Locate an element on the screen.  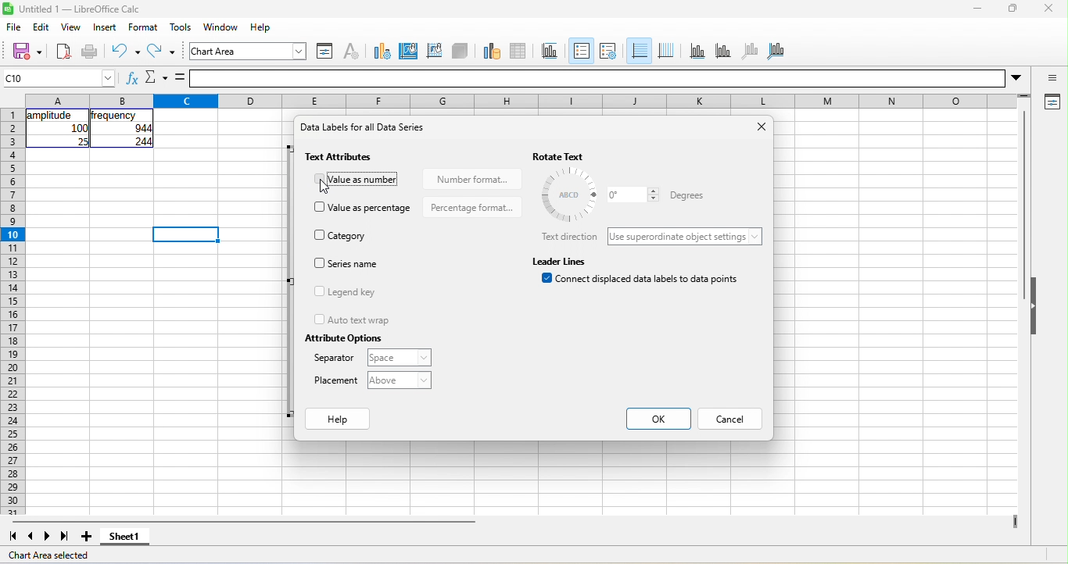
legend key is located at coordinates (353, 293).